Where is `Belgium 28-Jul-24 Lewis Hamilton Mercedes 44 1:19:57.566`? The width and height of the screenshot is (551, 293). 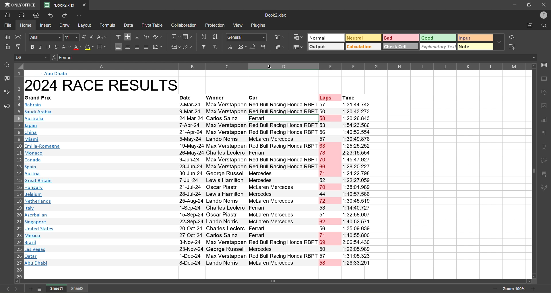 Belgium 28-Jul-24 Lewis Hamilton Mercedes 44 1:19:57.566 is located at coordinates (200, 195).